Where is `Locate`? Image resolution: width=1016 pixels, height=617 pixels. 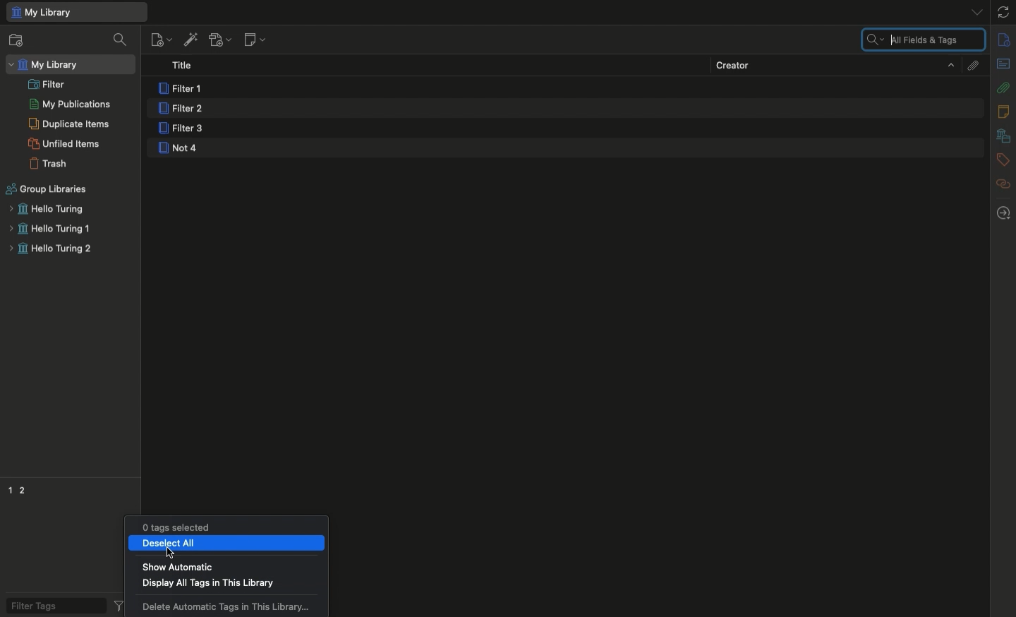
Locate is located at coordinates (1003, 213).